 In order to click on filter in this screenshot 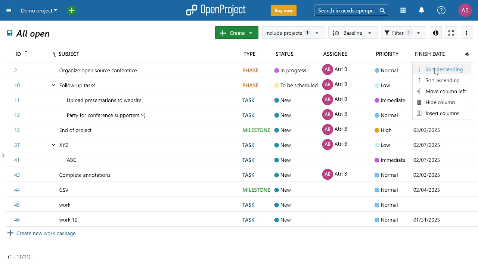, I will do `click(404, 33)`.